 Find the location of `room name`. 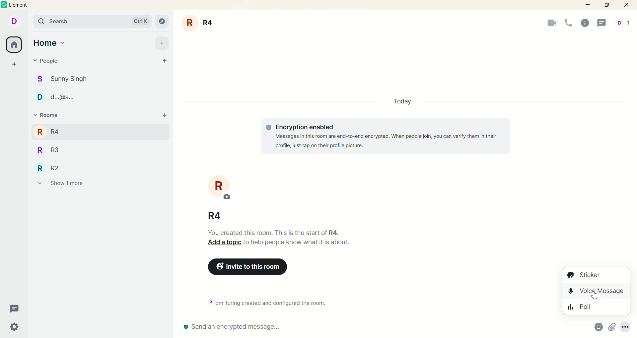

room name is located at coordinates (216, 215).